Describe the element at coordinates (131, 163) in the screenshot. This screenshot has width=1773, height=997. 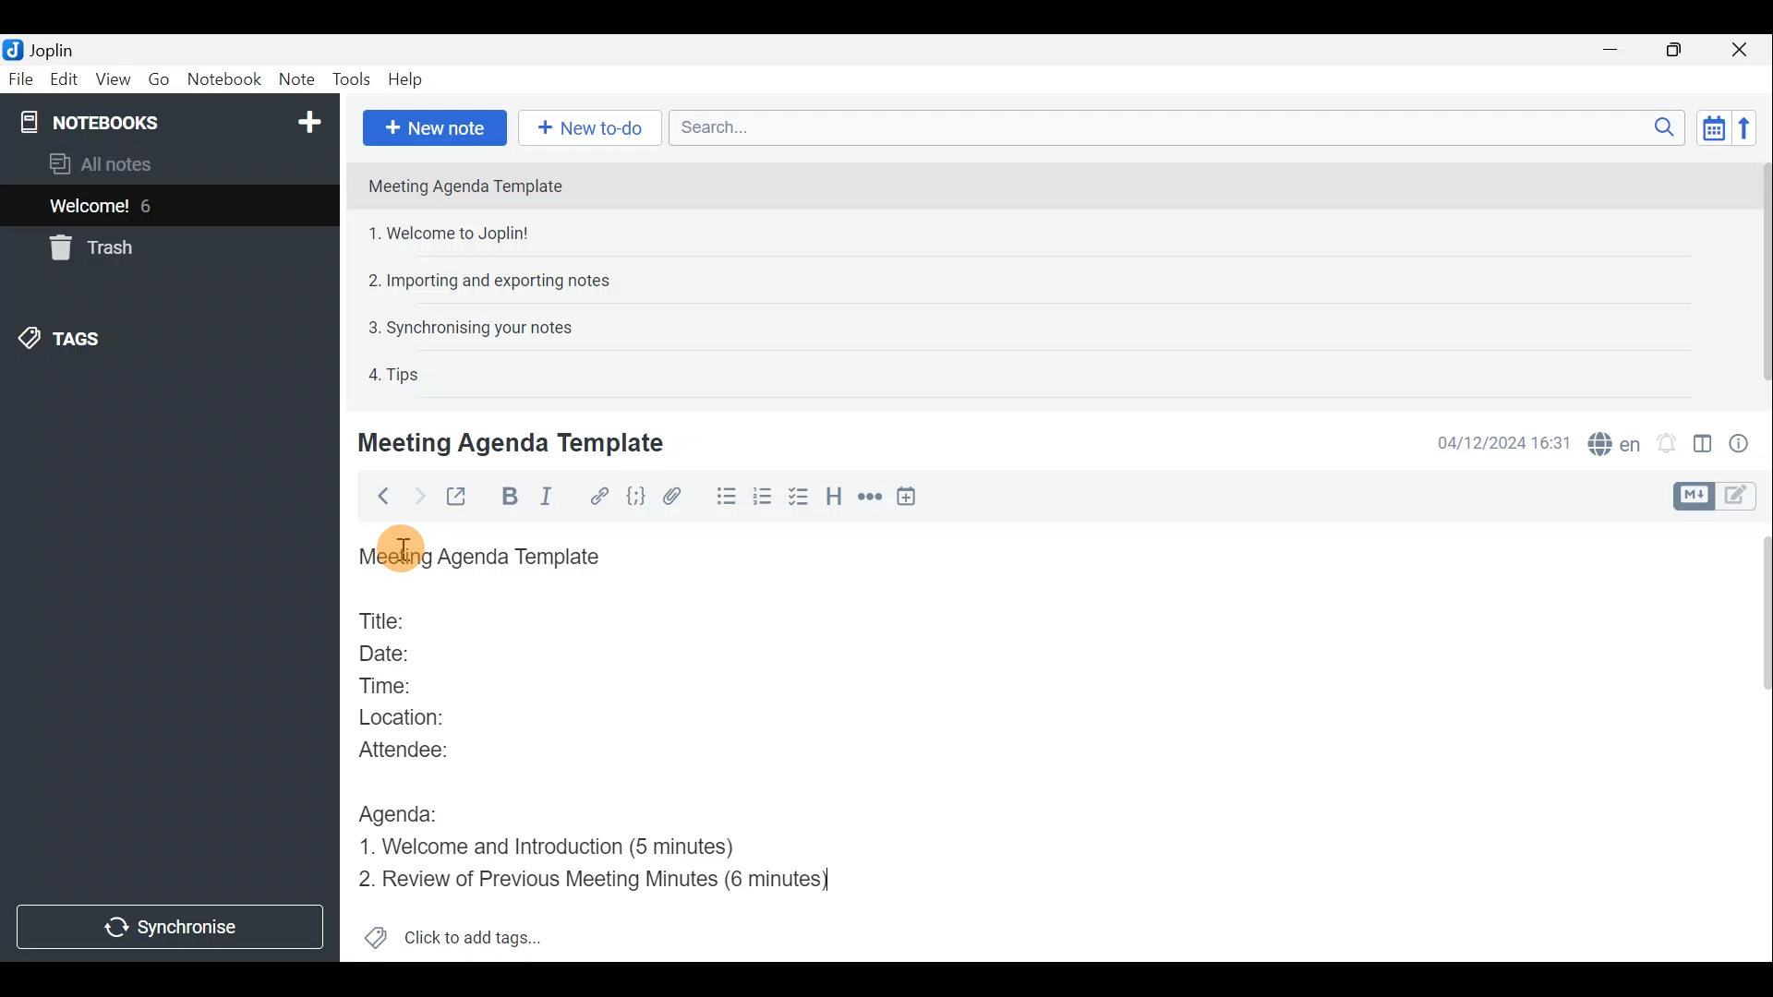
I see `All notes` at that location.